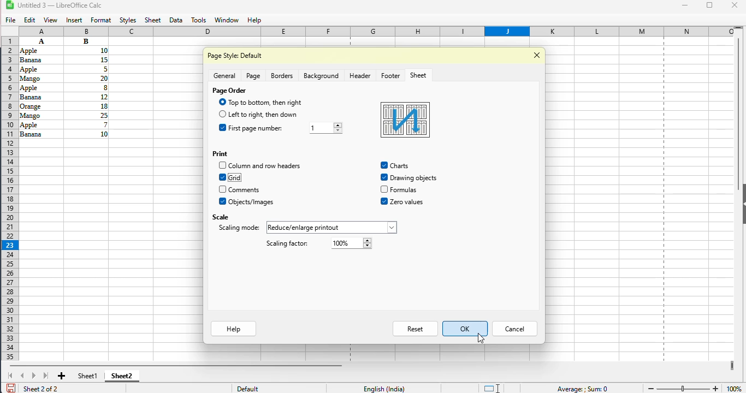 The height and width of the screenshot is (393, 746). I want to click on minimize, so click(685, 5).